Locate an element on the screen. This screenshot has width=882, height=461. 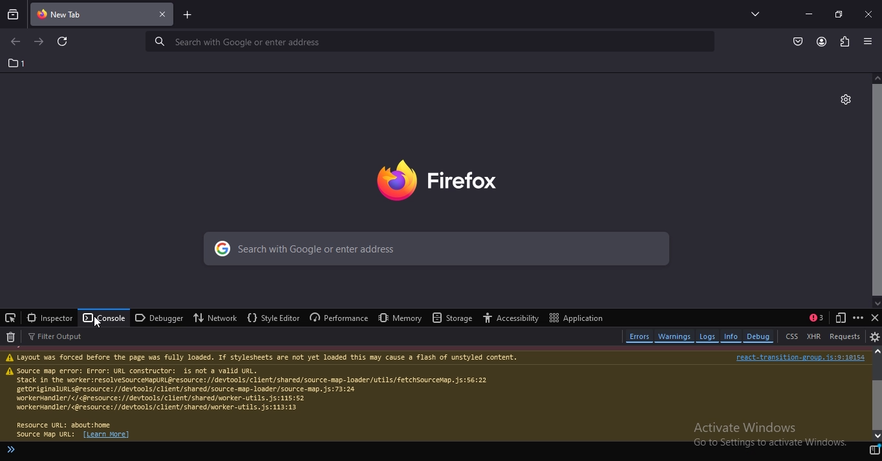
personalise this tab is located at coordinates (846, 99).